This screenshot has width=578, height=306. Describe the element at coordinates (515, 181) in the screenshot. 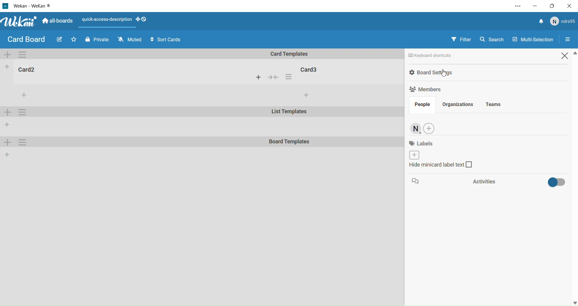

I see `Activities` at that location.